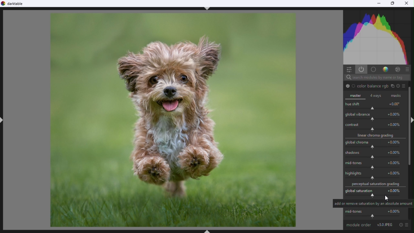  I want to click on Linear Croma grading, so click(375, 136).